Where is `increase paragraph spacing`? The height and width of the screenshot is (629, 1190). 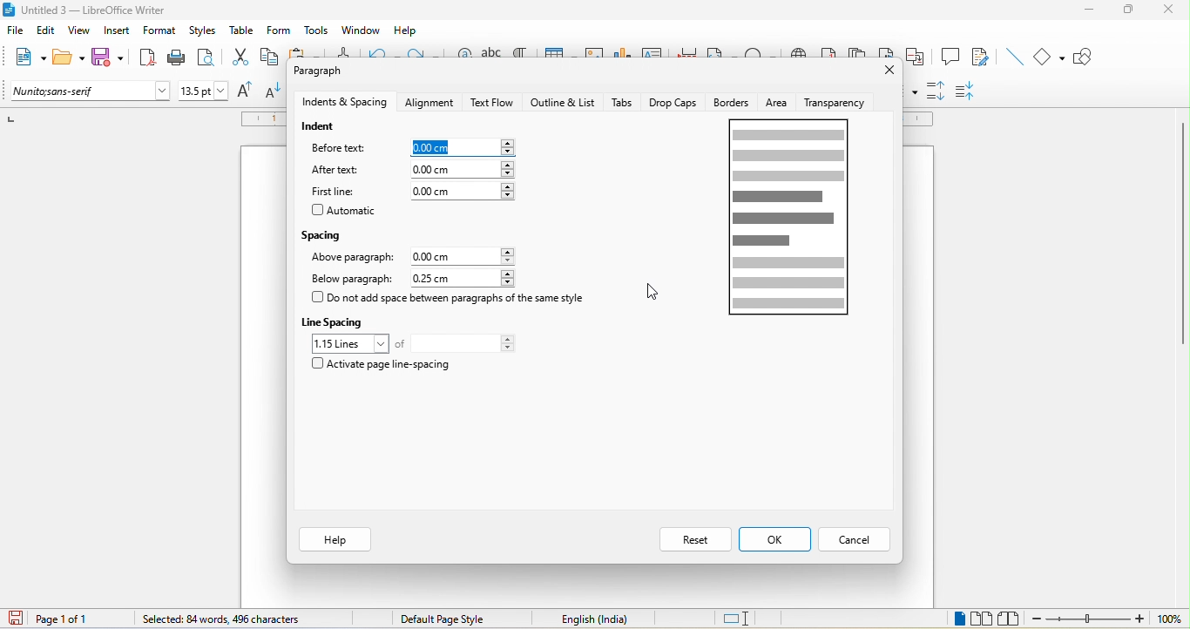 increase paragraph spacing is located at coordinates (935, 89).